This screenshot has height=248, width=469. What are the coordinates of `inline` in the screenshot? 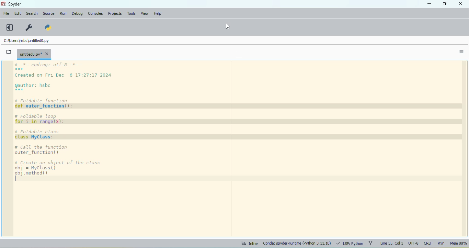 It's located at (249, 243).